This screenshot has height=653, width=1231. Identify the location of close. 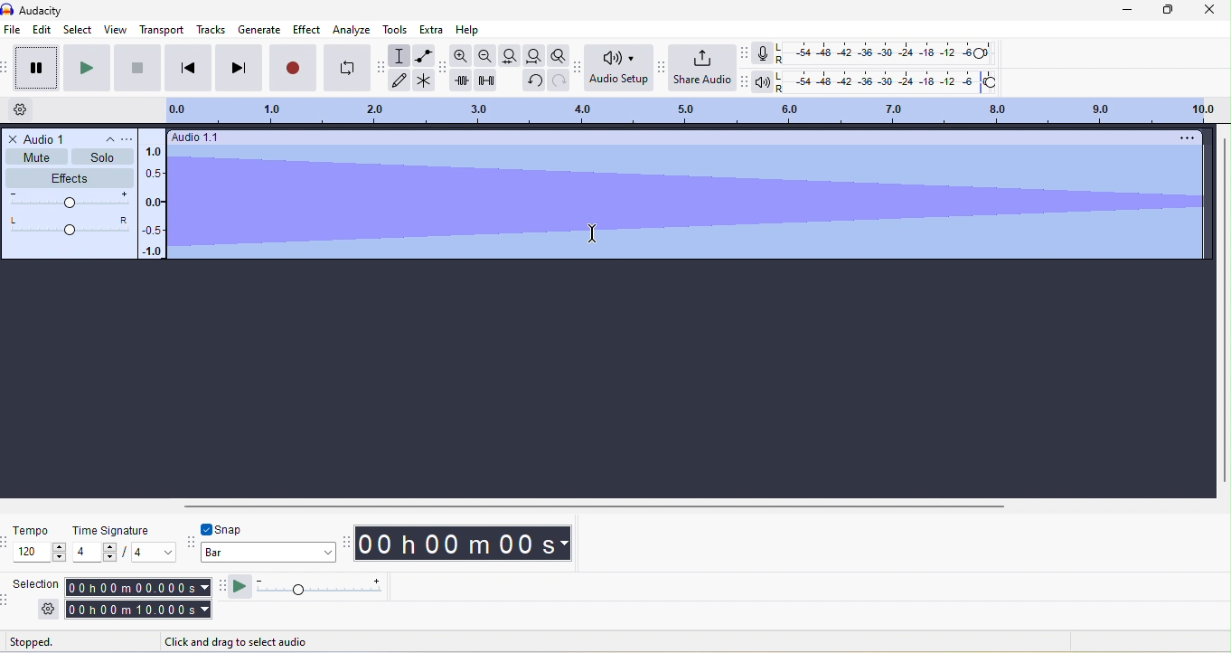
(14, 138).